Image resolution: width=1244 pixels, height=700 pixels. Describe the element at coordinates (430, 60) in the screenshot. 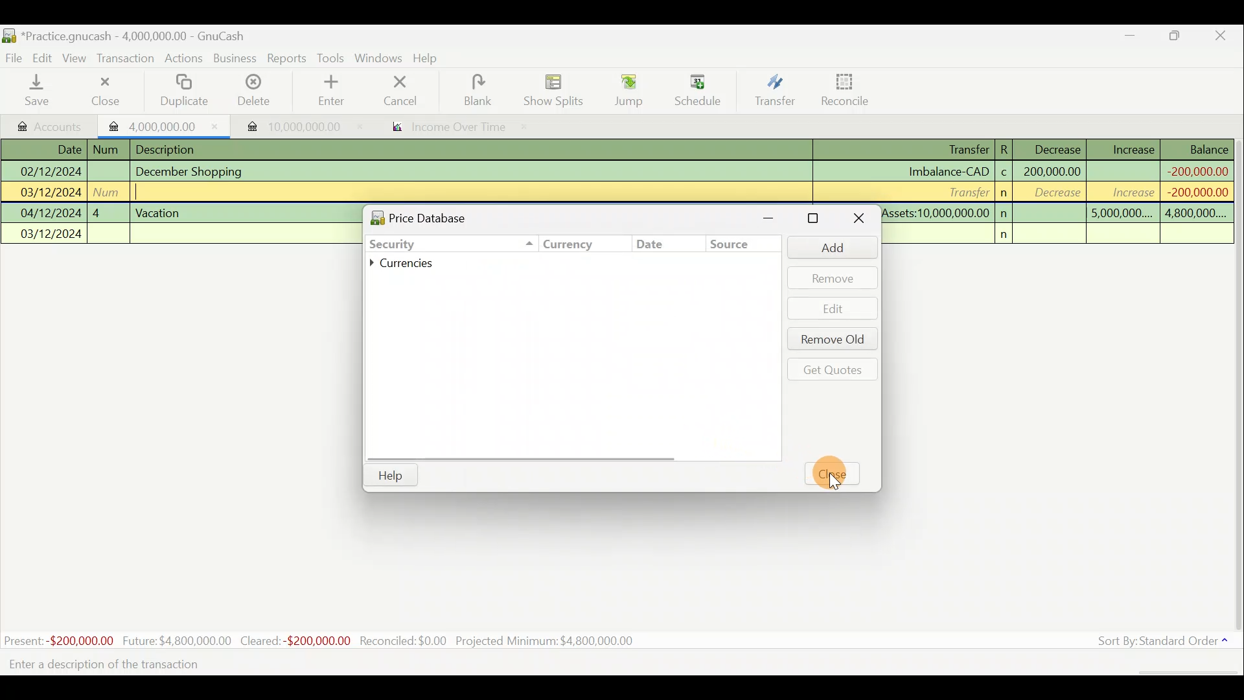

I see `Help` at that location.